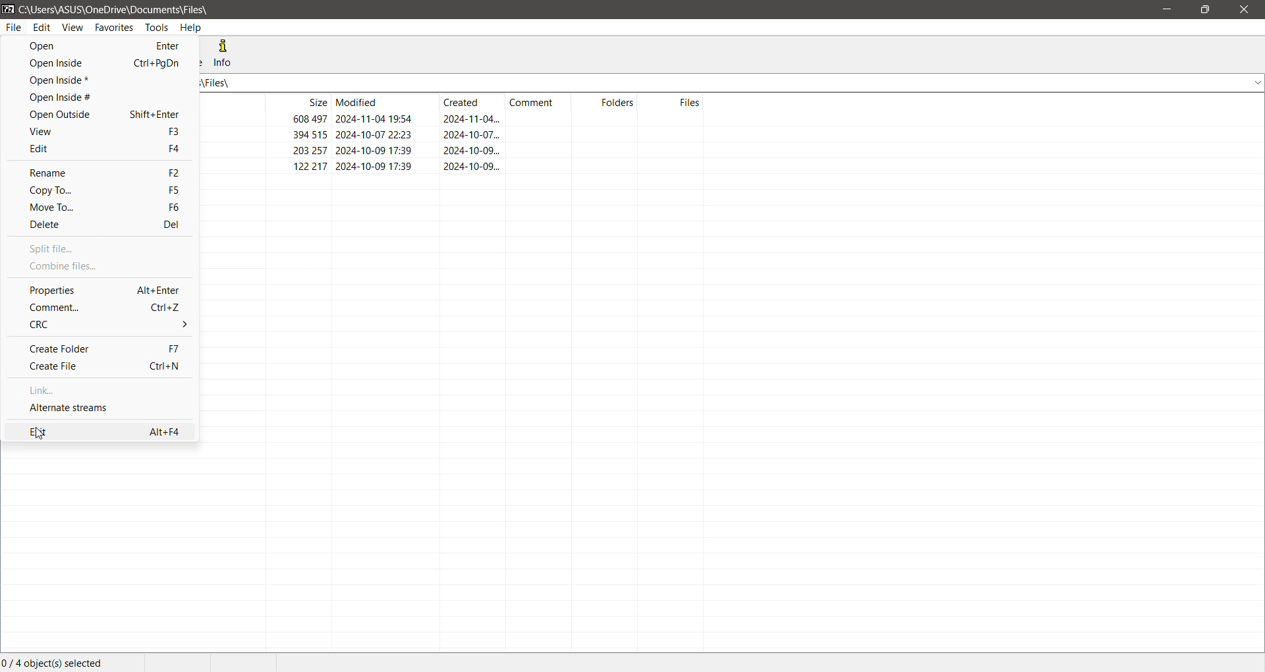 This screenshot has height=672, width=1265. What do you see at coordinates (107, 366) in the screenshot?
I see `Create File` at bounding box center [107, 366].